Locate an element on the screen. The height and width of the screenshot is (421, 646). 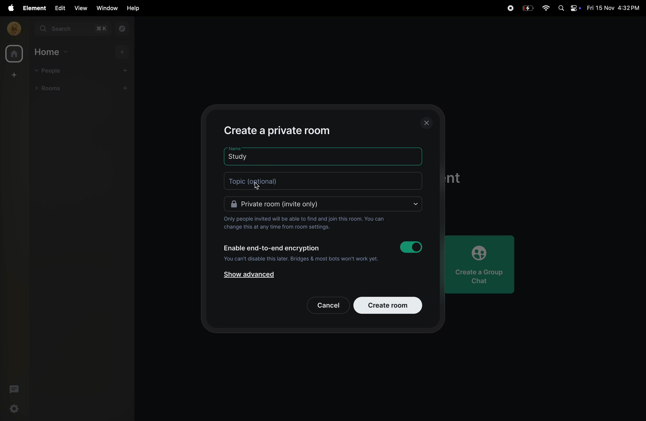
apple menu is located at coordinates (9, 8).